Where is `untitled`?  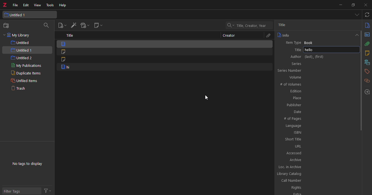 untitled is located at coordinates (30, 43).